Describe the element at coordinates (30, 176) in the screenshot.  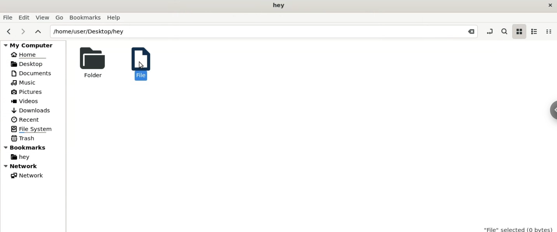
I see `network` at that location.